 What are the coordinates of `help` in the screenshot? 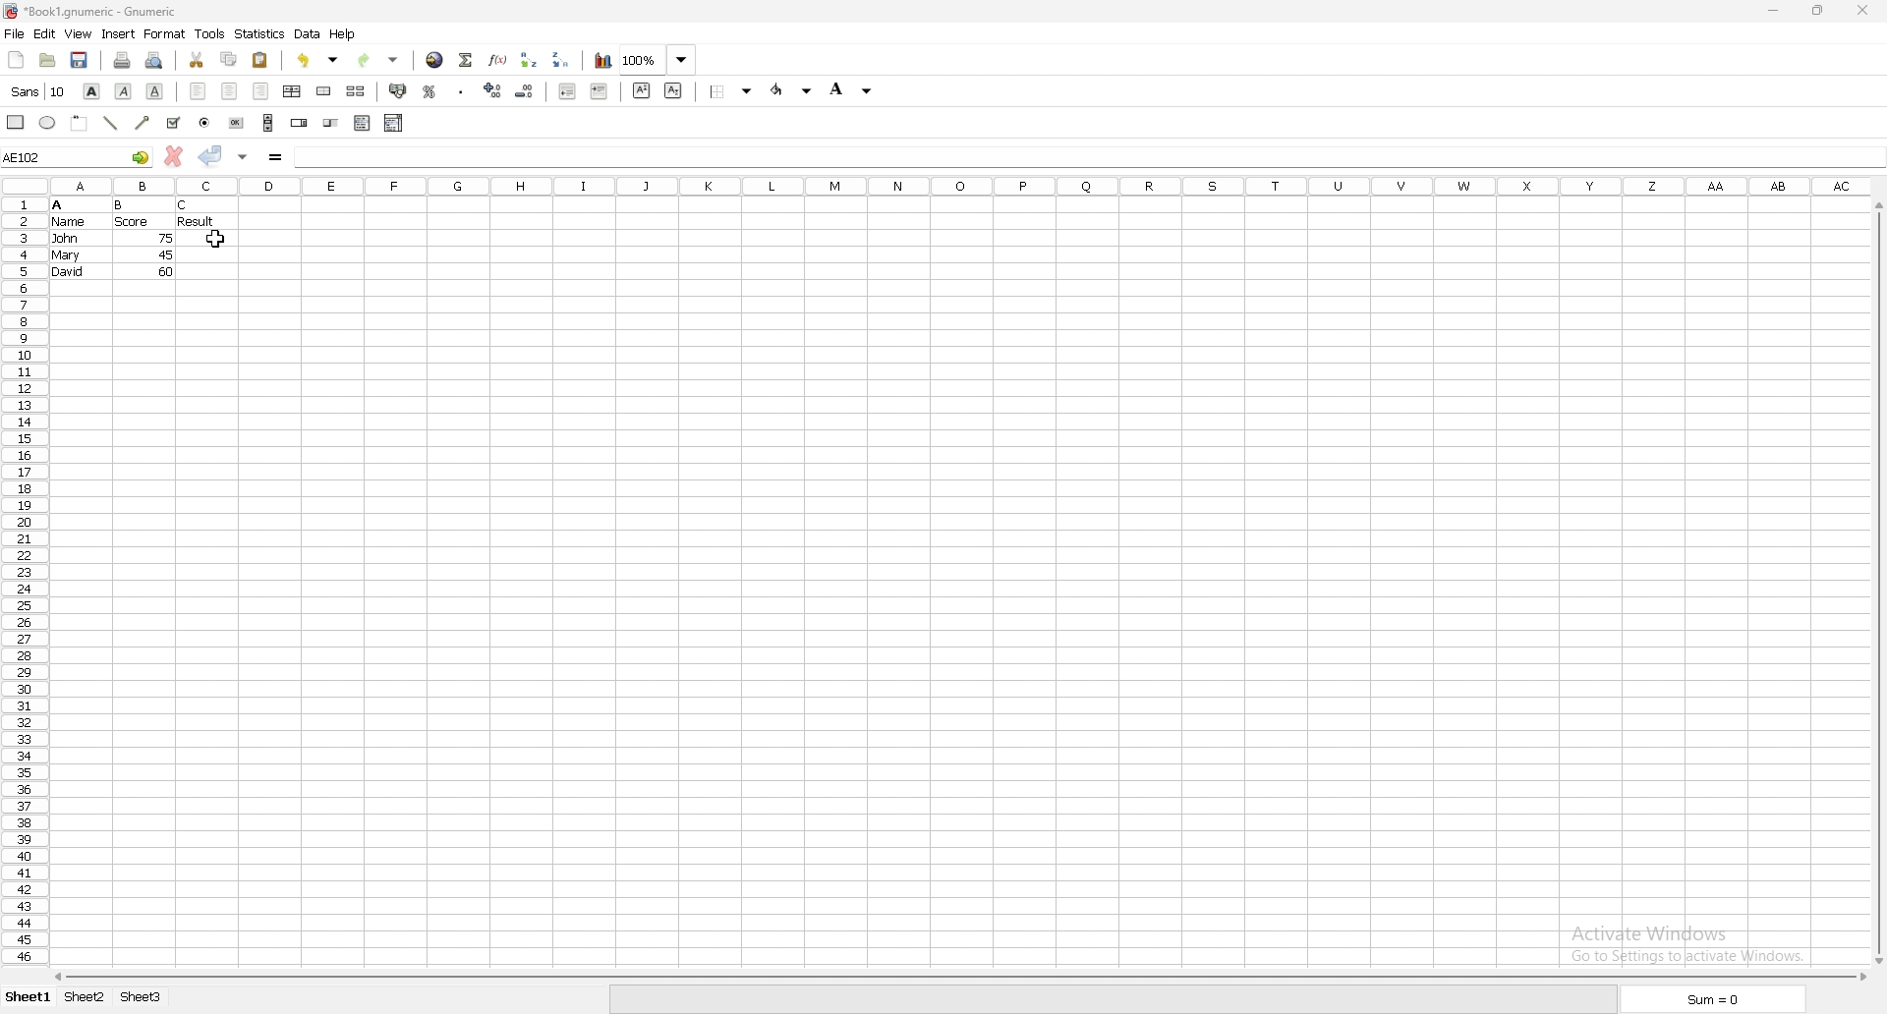 It's located at (343, 33).